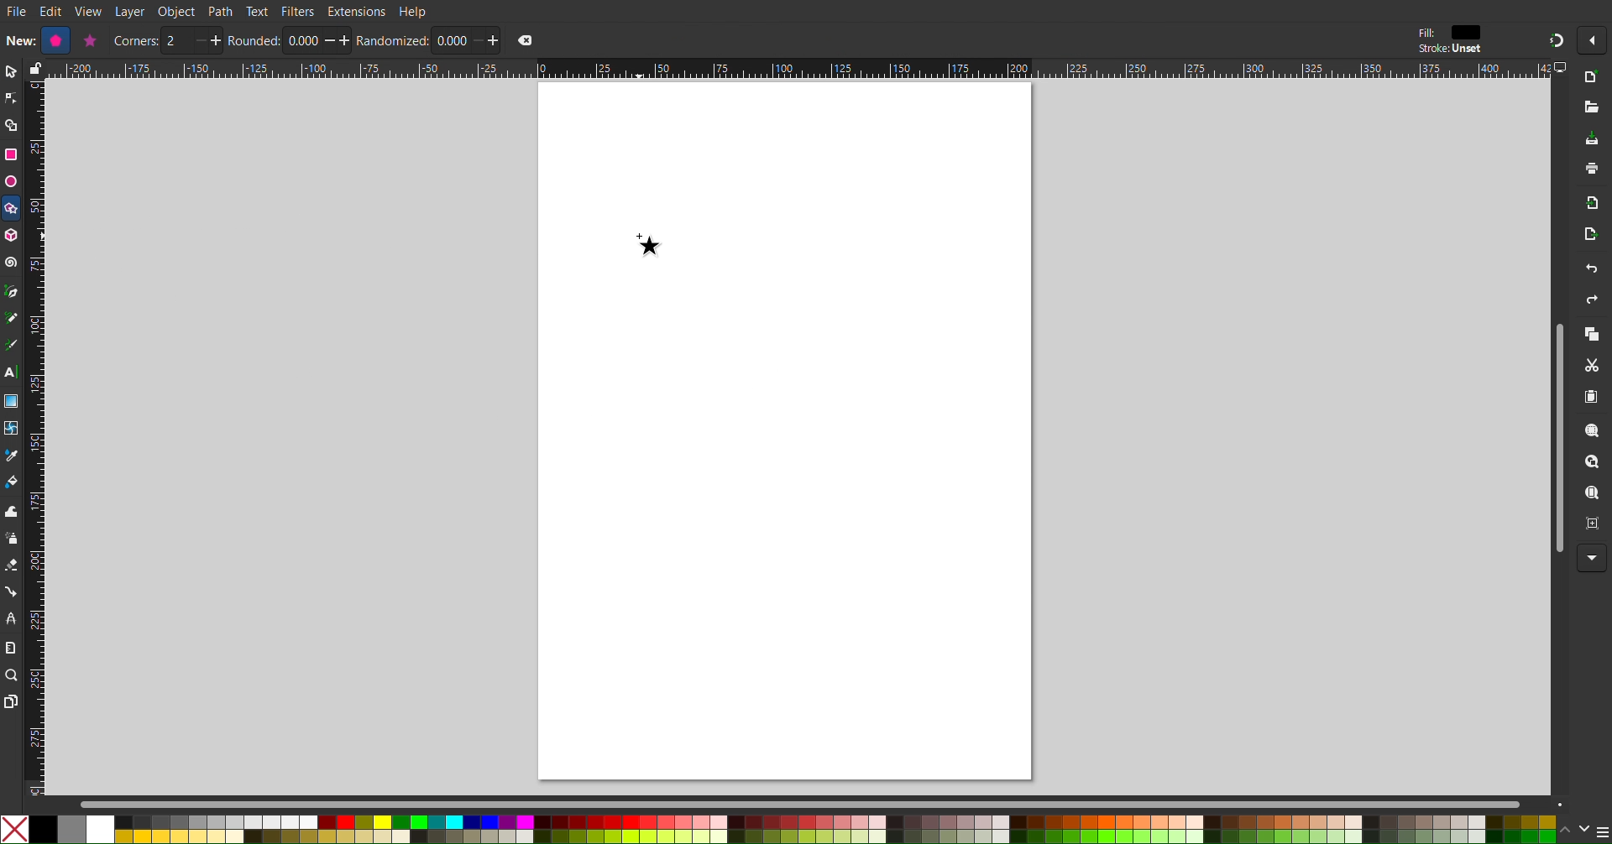 Image resolution: width=1612 pixels, height=844 pixels. I want to click on Color Picker, so click(12, 457).